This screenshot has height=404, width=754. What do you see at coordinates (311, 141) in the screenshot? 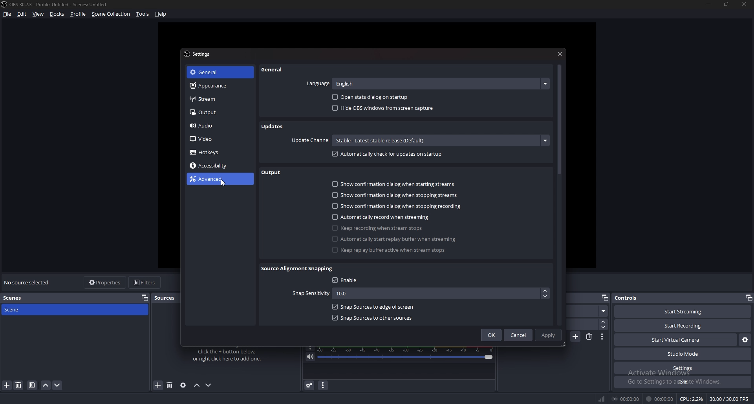
I see `Update channel` at bounding box center [311, 141].